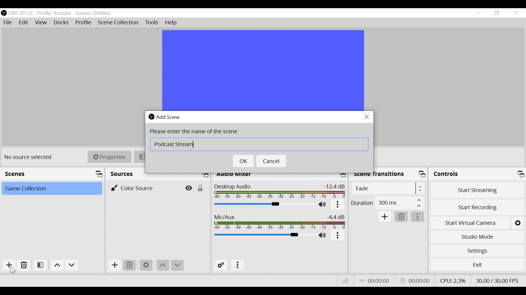 This screenshot has width=526, height=295. I want to click on Color Source, so click(145, 188).